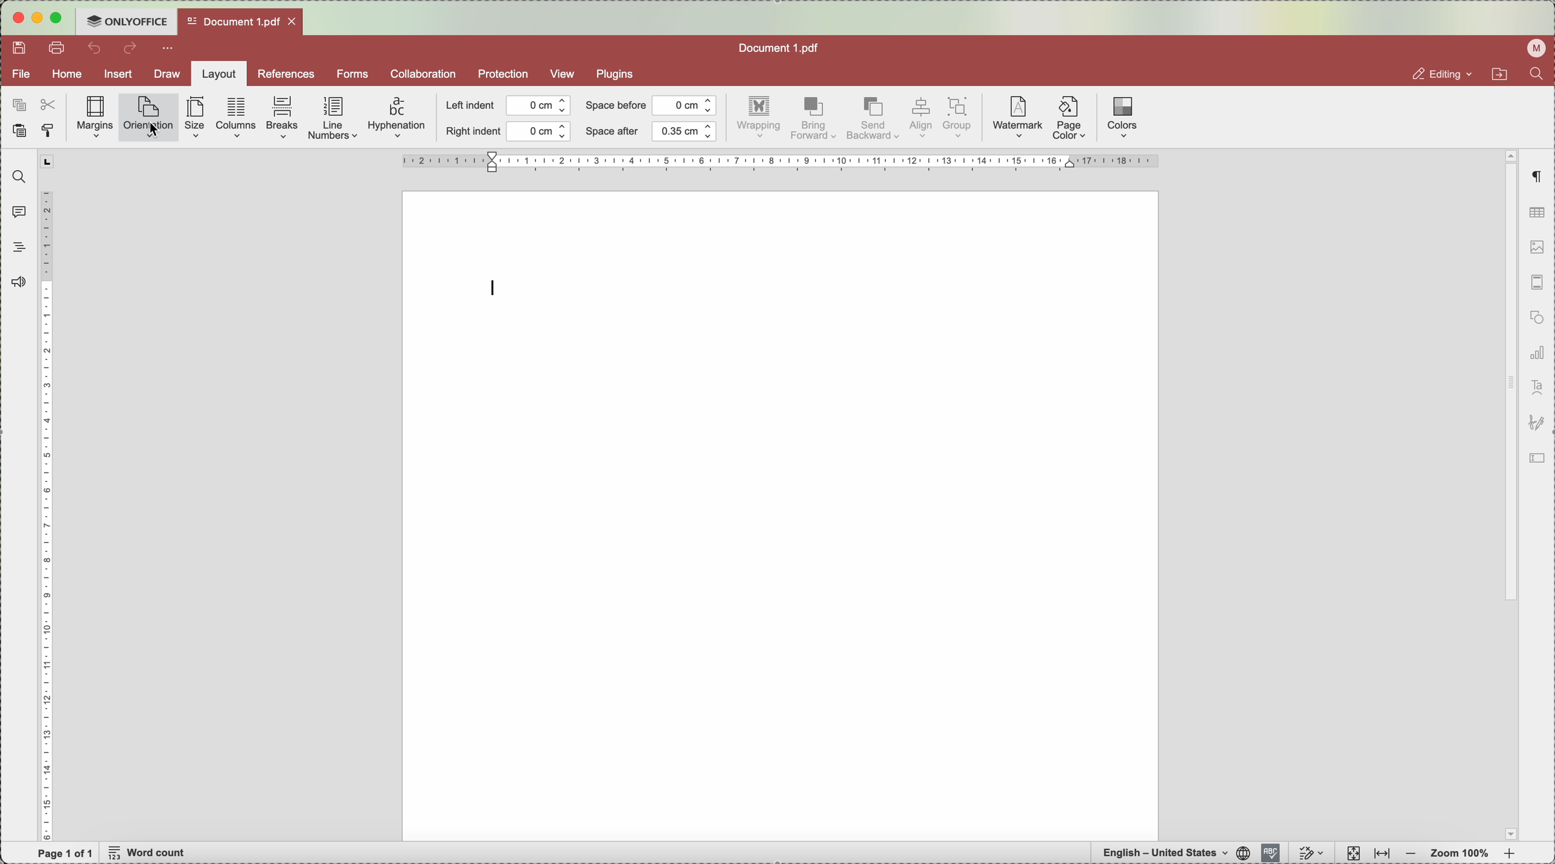 This screenshot has width=1555, height=864. Describe the element at coordinates (95, 118) in the screenshot. I see `margins` at that location.